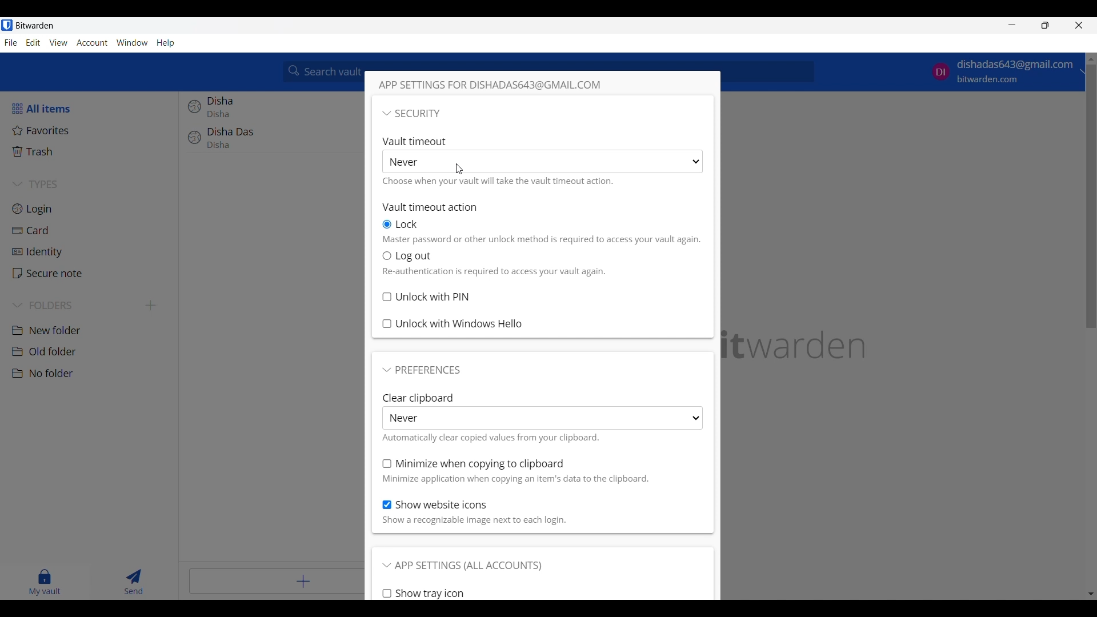  What do you see at coordinates (422, 370) in the screenshot?
I see `Collapse Preferences section` at bounding box center [422, 370].